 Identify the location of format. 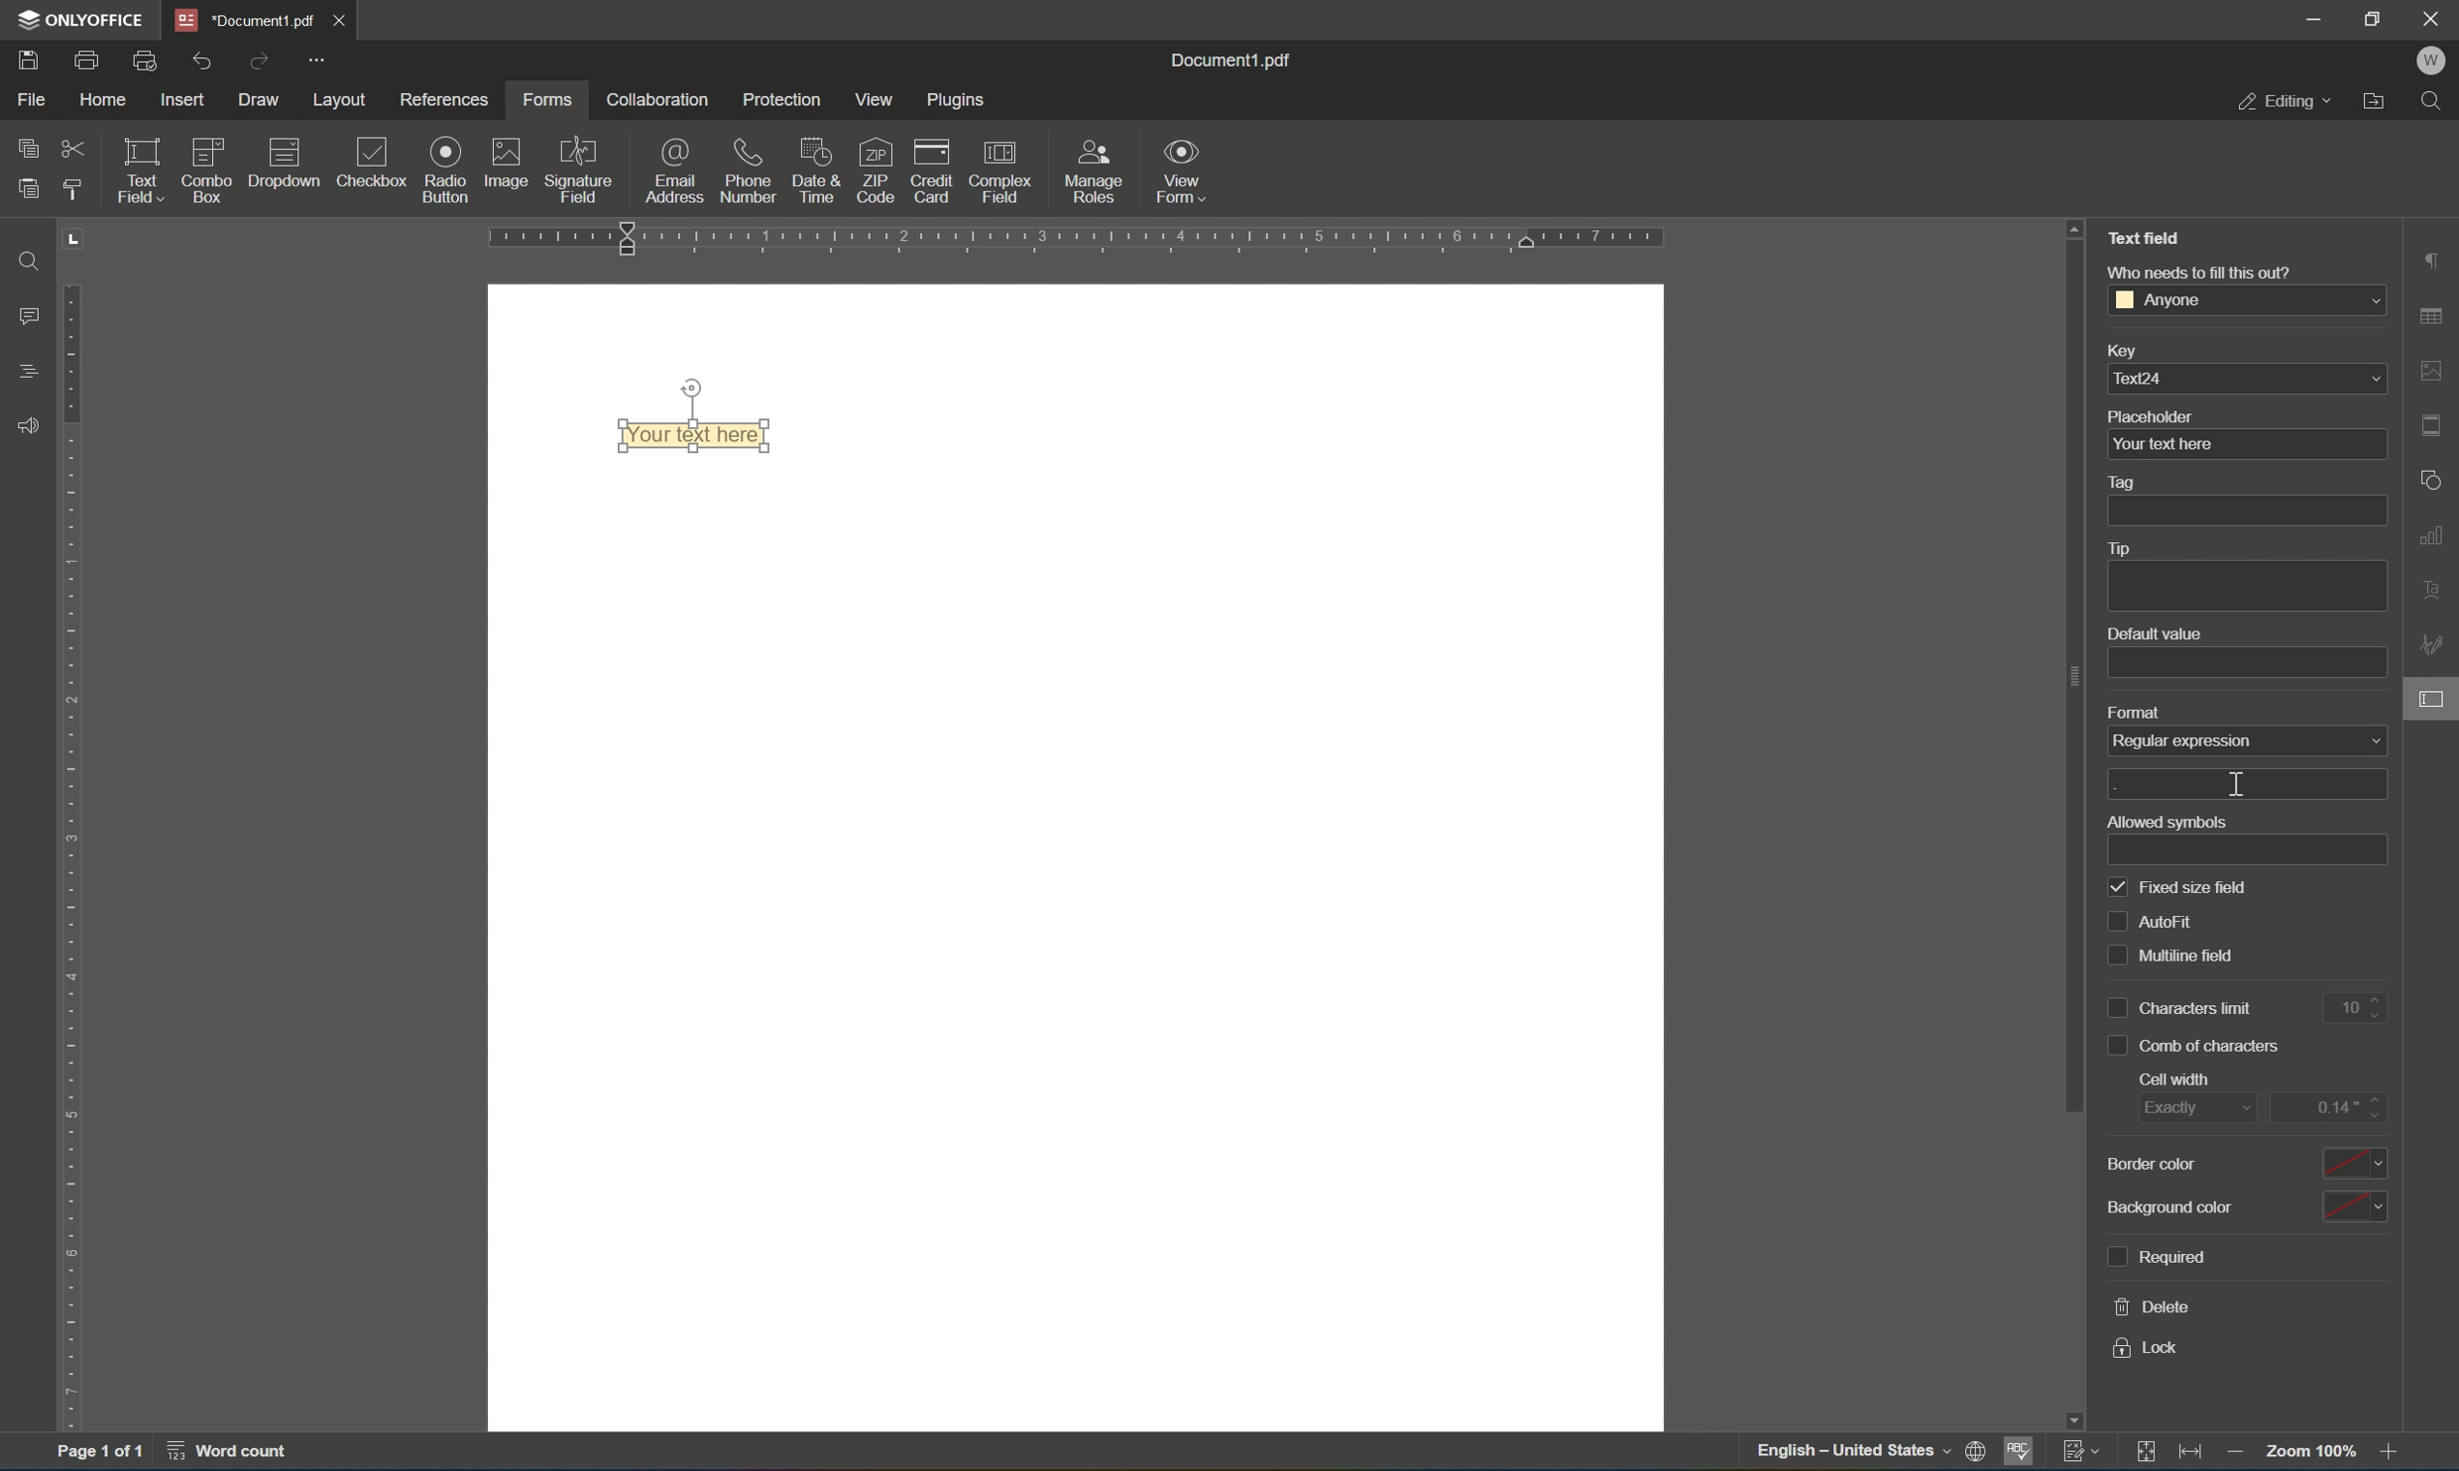
(2136, 714).